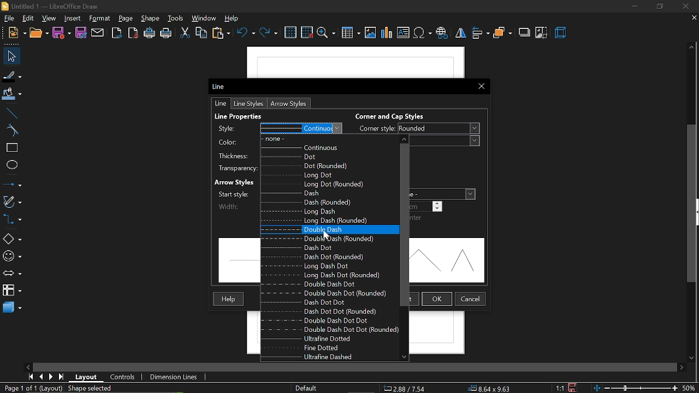 Image resolution: width=699 pixels, height=393 pixels. Describe the element at coordinates (11, 148) in the screenshot. I see `rectangle` at that location.